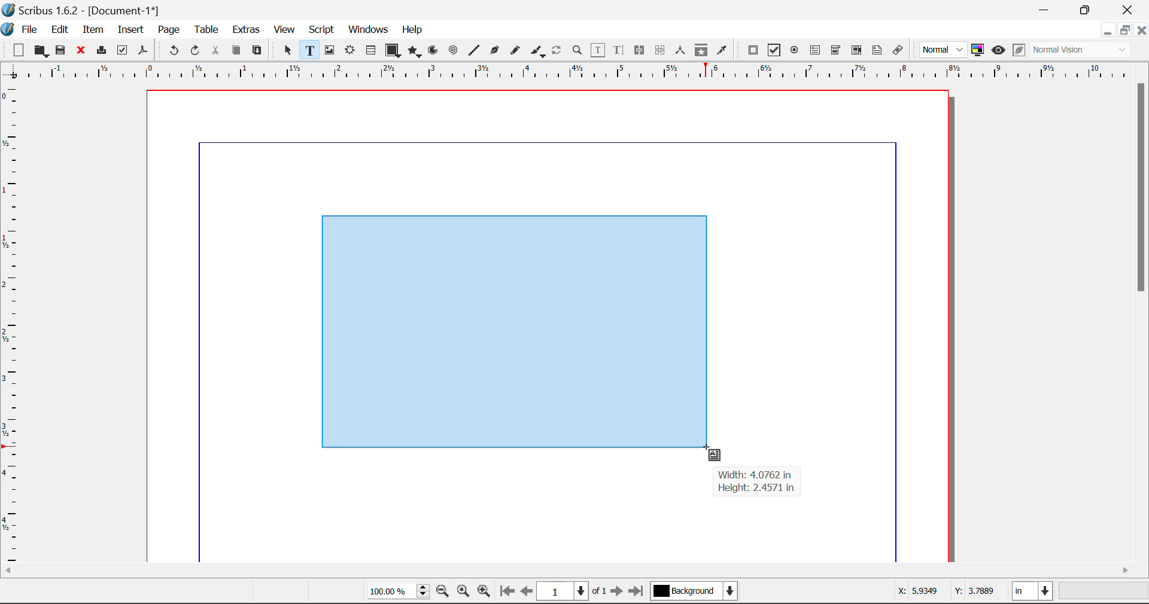 This screenshot has height=604, width=1149. Describe the element at coordinates (101, 51) in the screenshot. I see `Print` at that location.